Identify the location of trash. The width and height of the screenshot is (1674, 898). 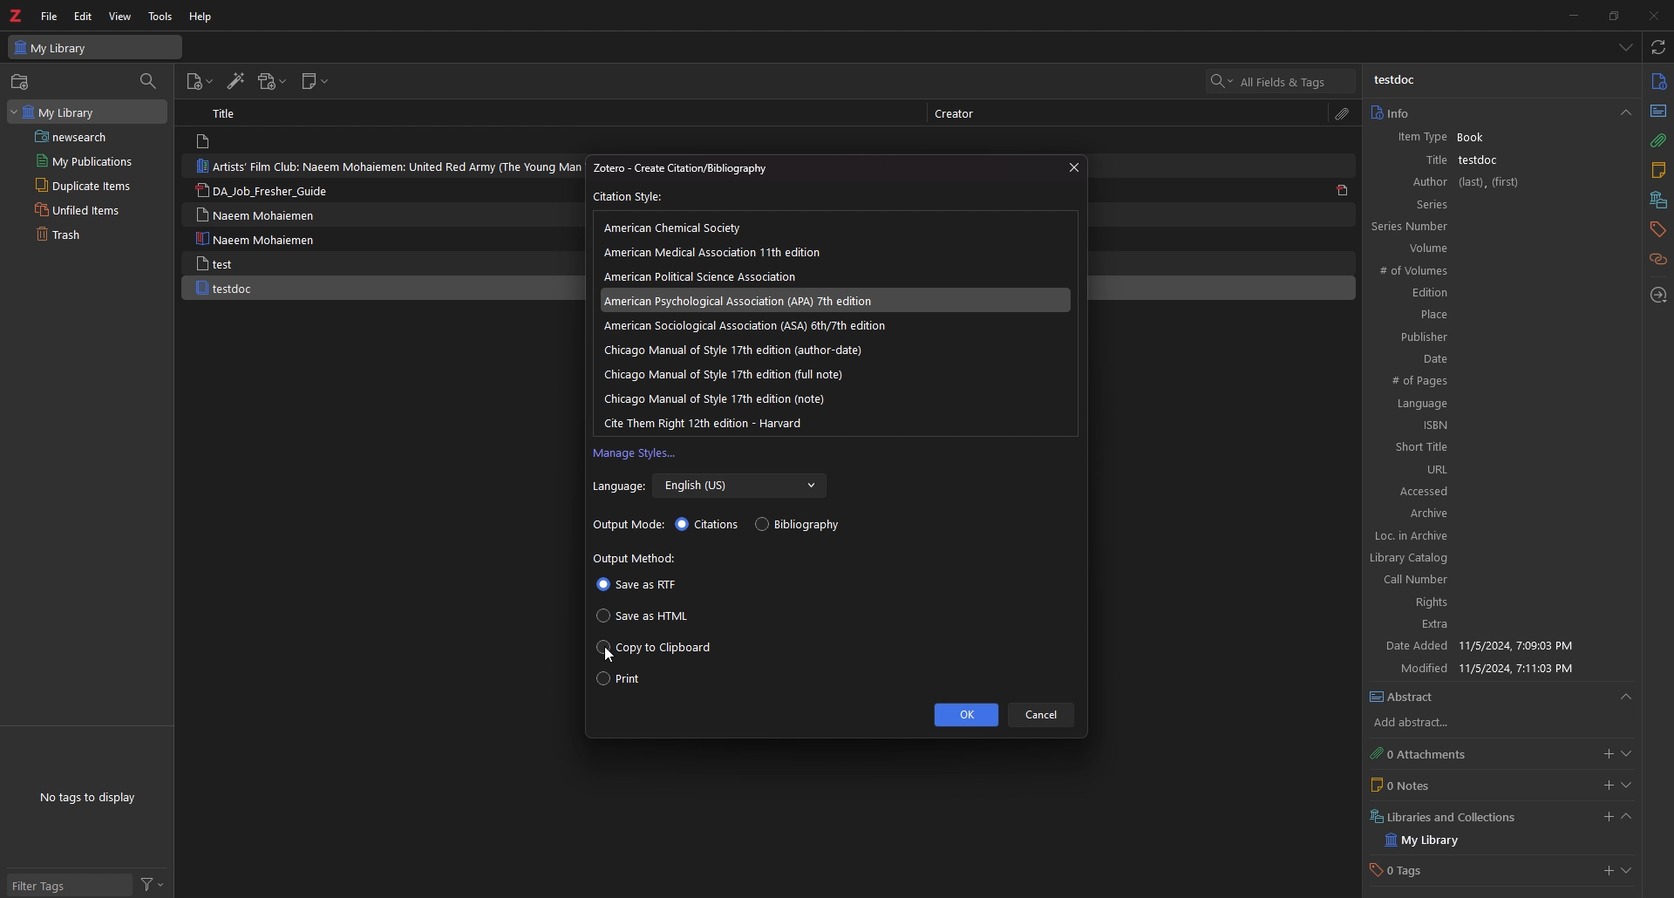
(78, 235).